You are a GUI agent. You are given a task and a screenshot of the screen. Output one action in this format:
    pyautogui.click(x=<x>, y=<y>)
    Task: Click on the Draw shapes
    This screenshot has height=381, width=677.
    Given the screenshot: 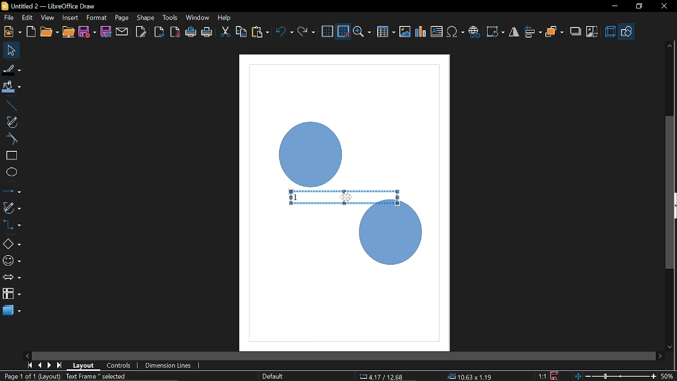 What is the action you would take?
    pyautogui.click(x=627, y=32)
    